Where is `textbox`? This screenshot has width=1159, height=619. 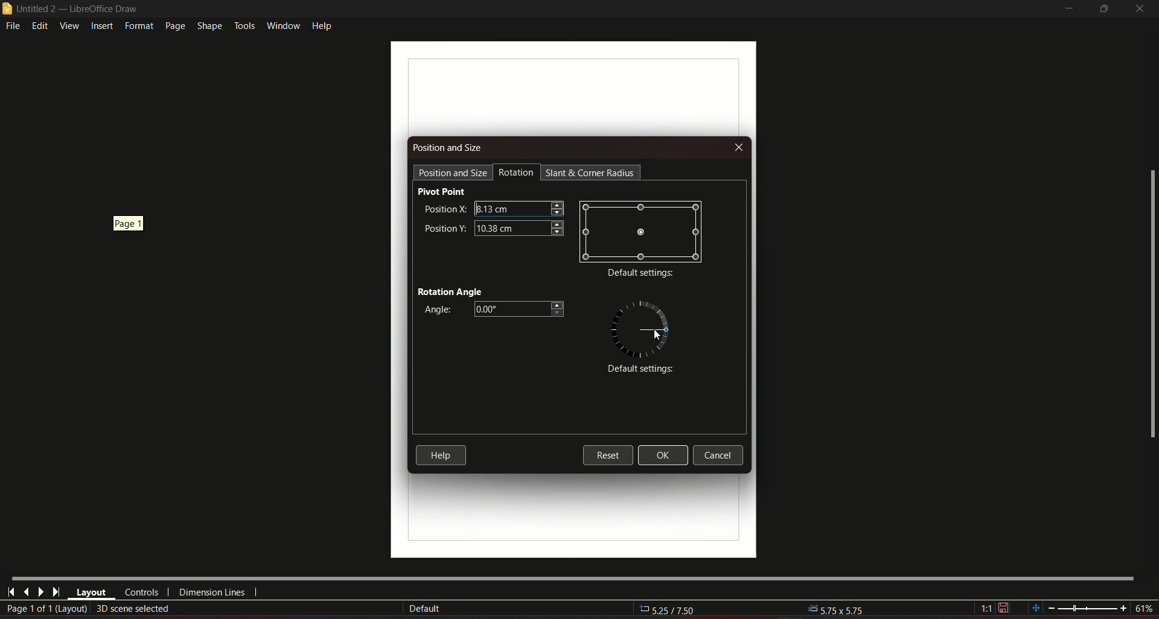
textbox is located at coordinates (519, 208).